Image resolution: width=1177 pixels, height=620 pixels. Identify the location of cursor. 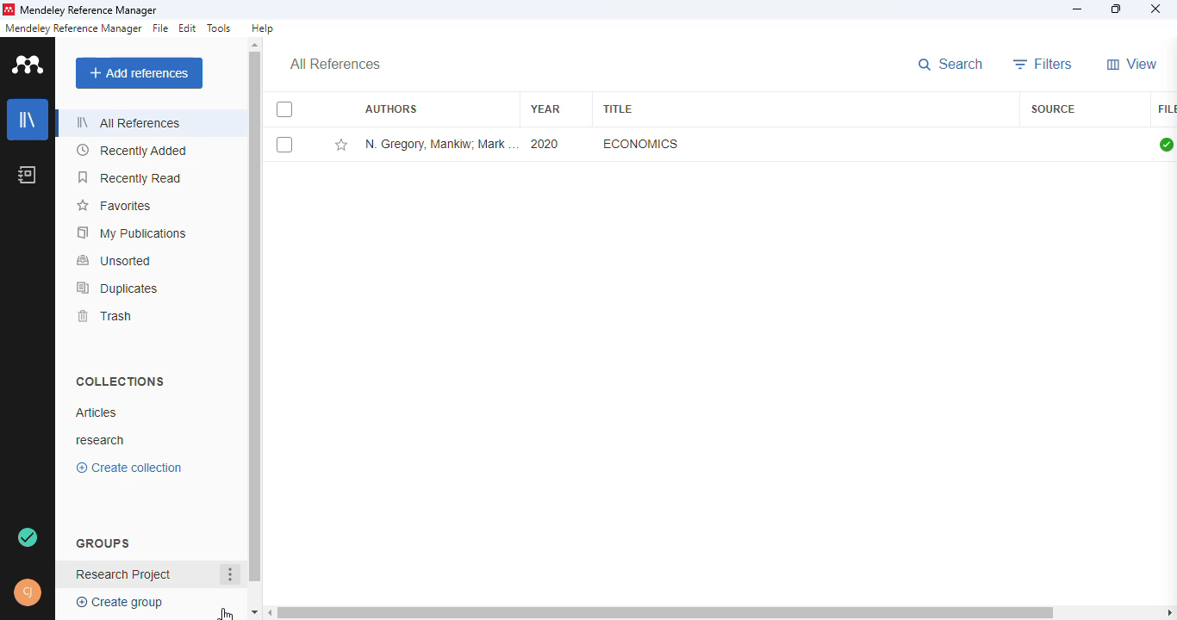
(224, 612).